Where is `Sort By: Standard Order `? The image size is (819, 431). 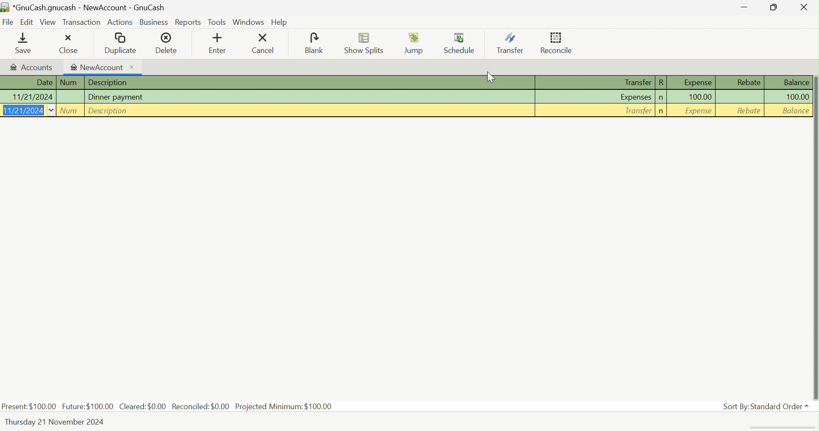
Sort By: Standard Order  is located at coordinates (762, 407).